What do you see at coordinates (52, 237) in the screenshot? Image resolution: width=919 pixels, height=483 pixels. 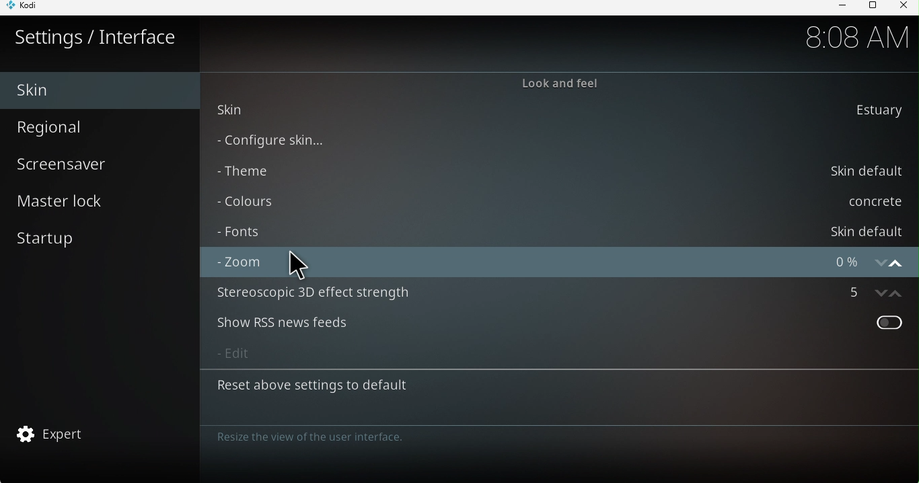 I see `Start up` at bounding box center [52, 237].